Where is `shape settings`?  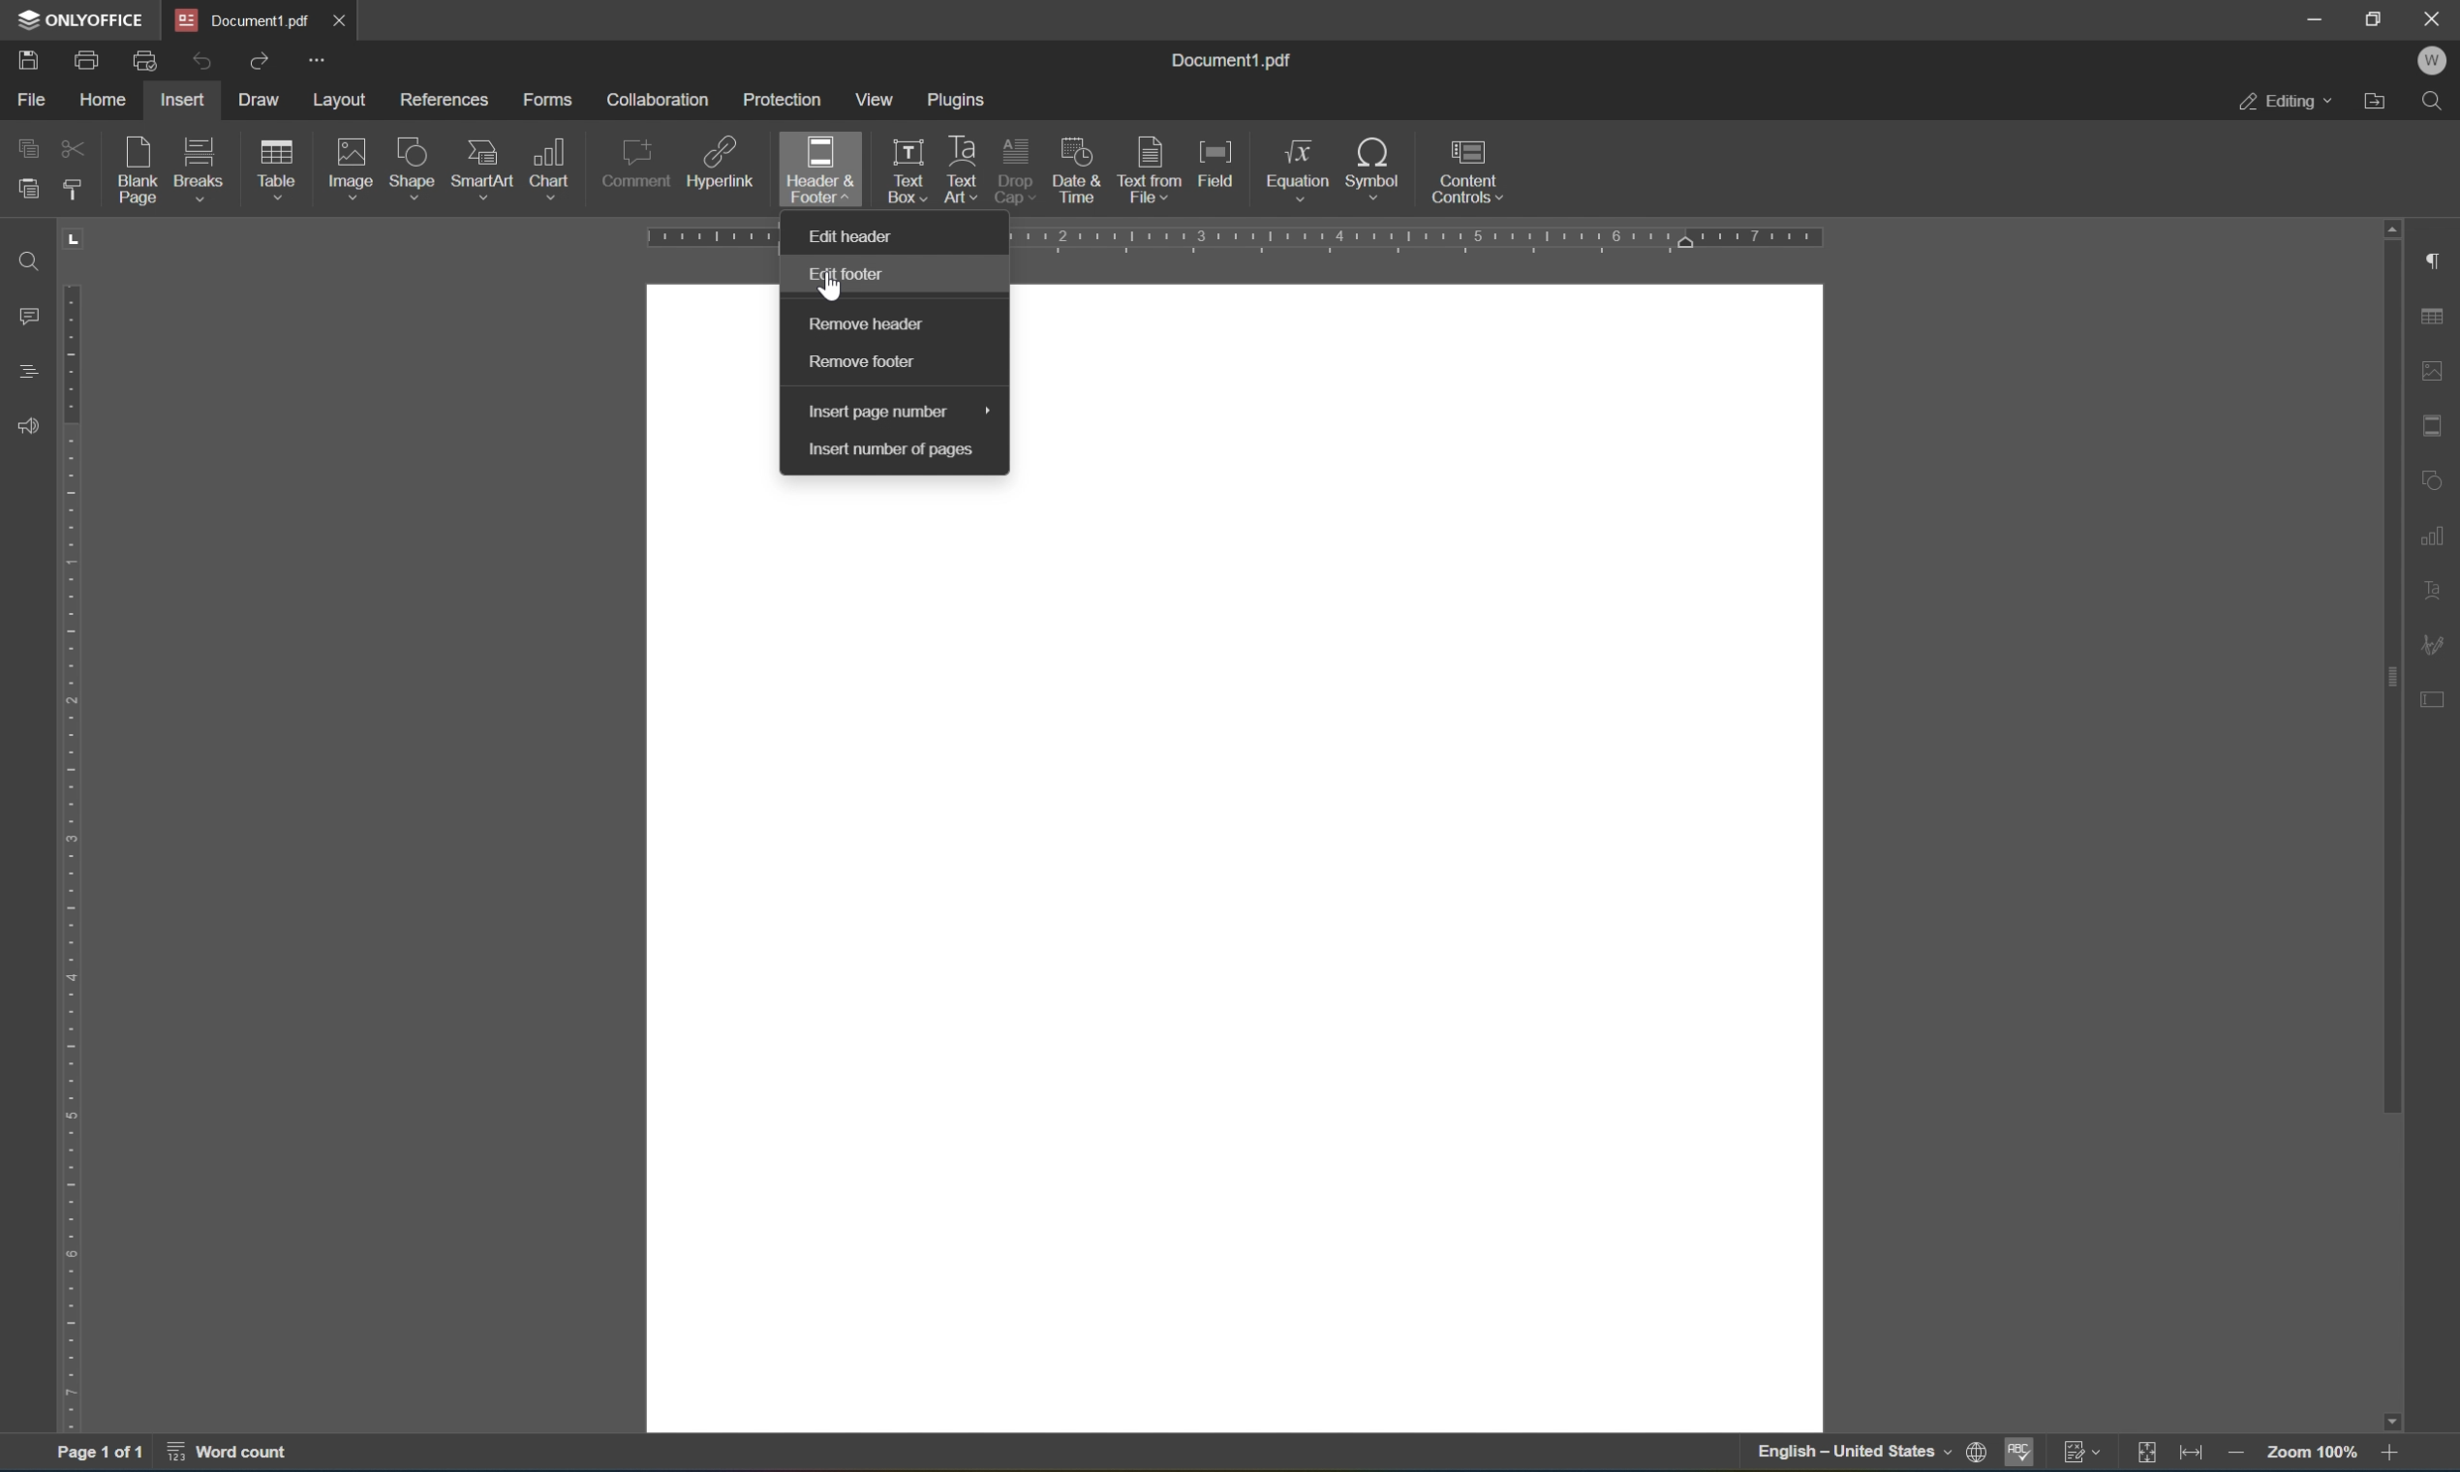
shape settings is located at coordinates (2437, 476).